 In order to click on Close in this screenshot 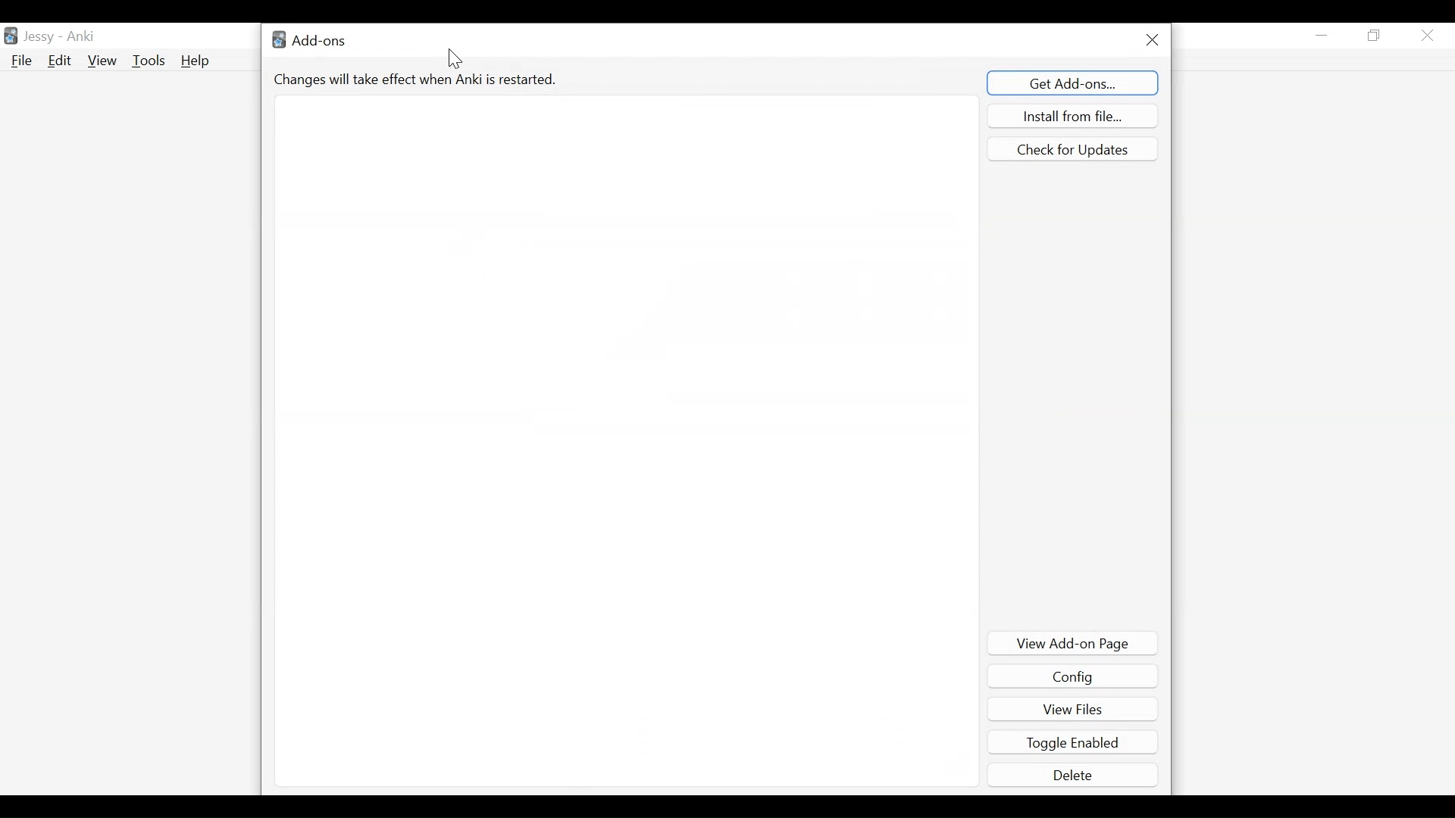, I will do `click(1427, 36)`.